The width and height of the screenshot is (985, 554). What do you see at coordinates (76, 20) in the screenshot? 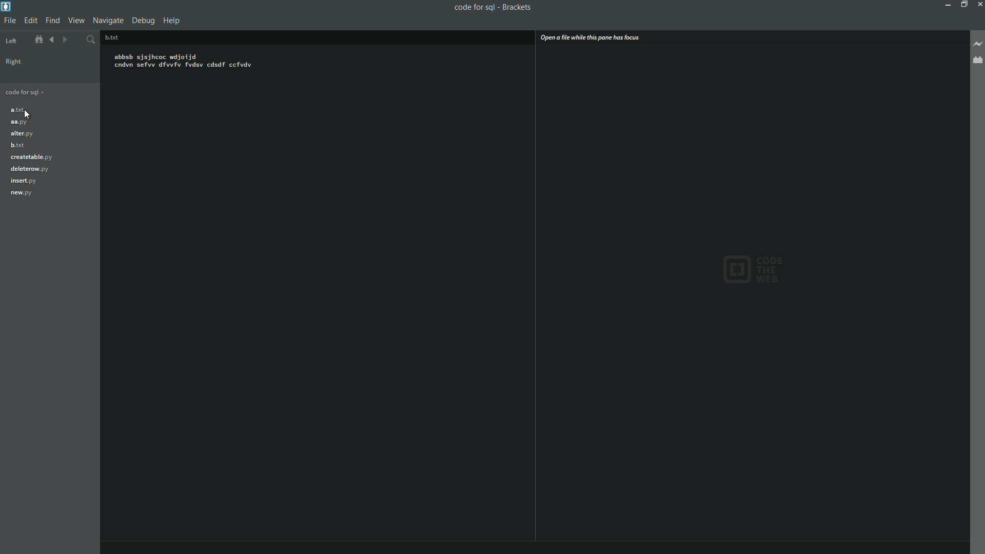
I see `View menu` at bounding box center [76, 20].